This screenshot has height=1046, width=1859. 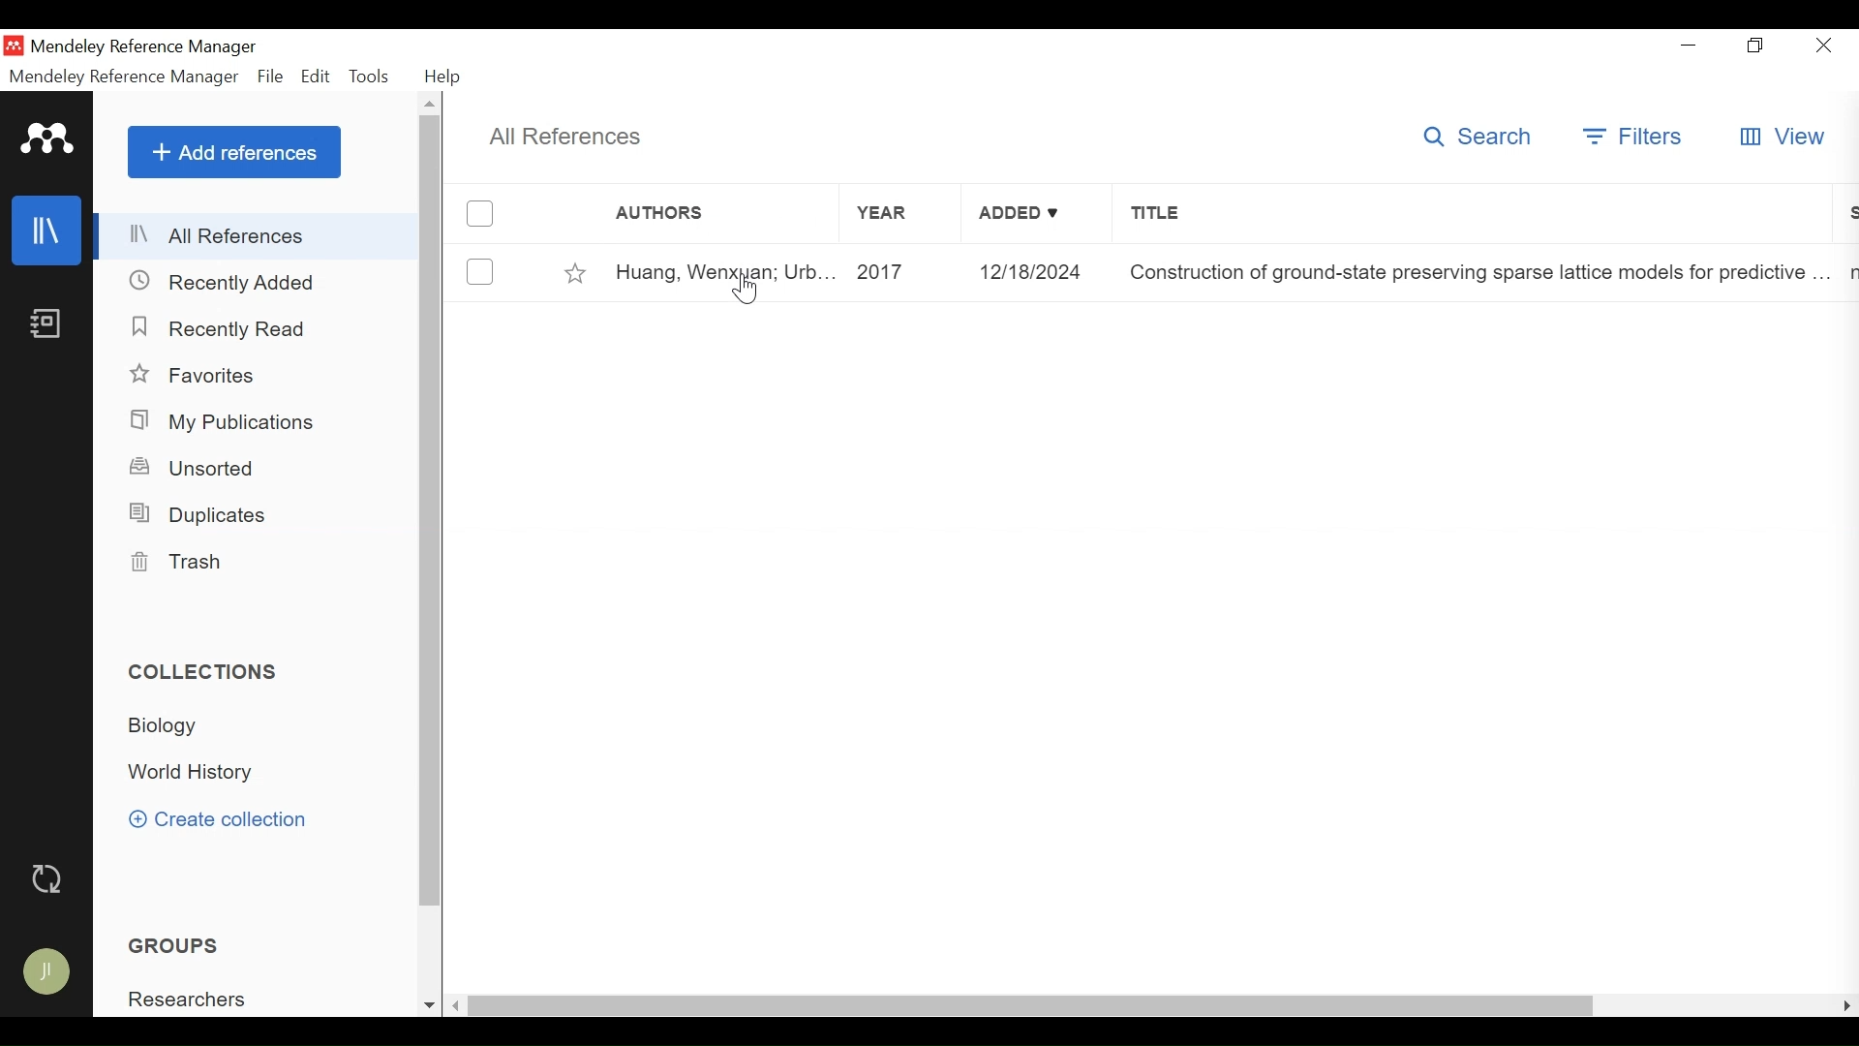 I want to click on Scroll down, so click(x=426, y=1005).